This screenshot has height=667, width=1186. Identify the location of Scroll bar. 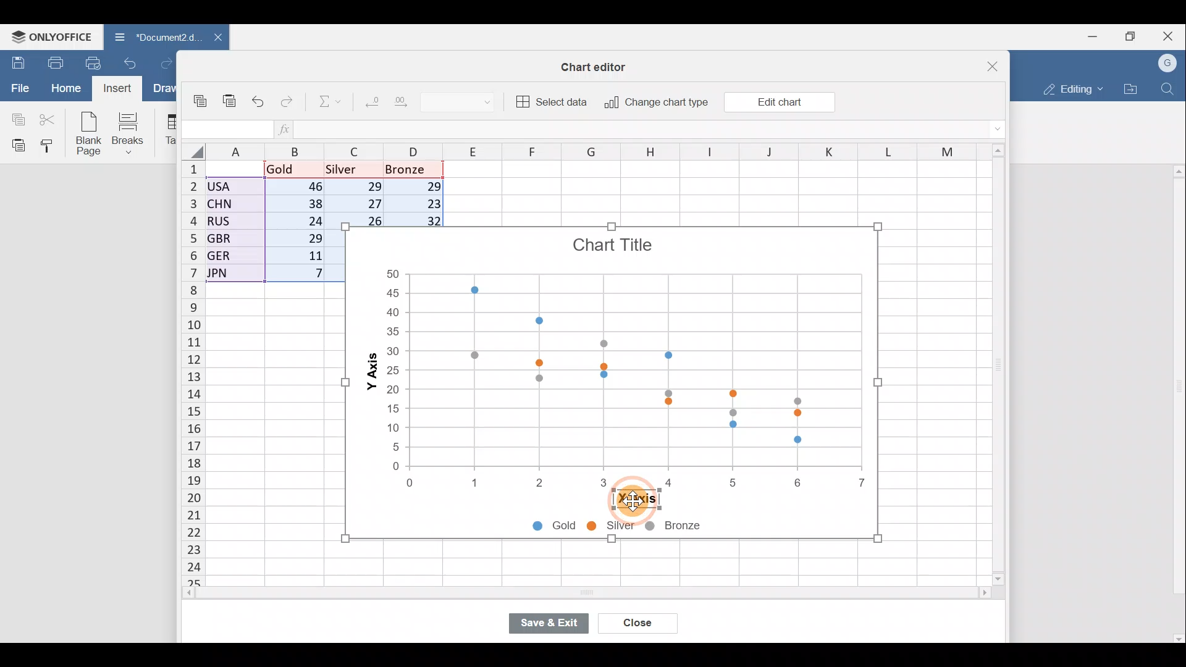
(994, 366).